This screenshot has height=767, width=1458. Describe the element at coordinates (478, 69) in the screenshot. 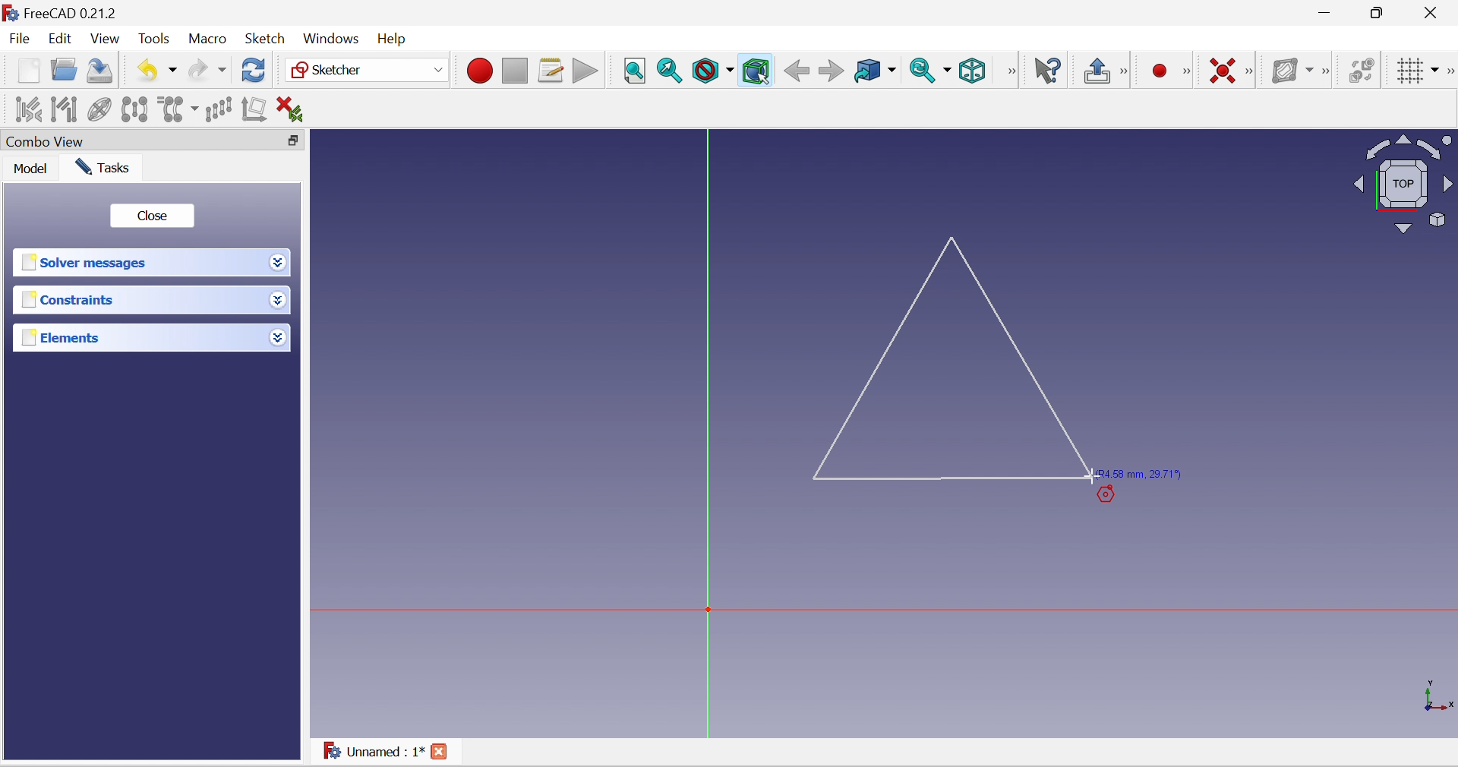

I see `Macro recording` at that location.